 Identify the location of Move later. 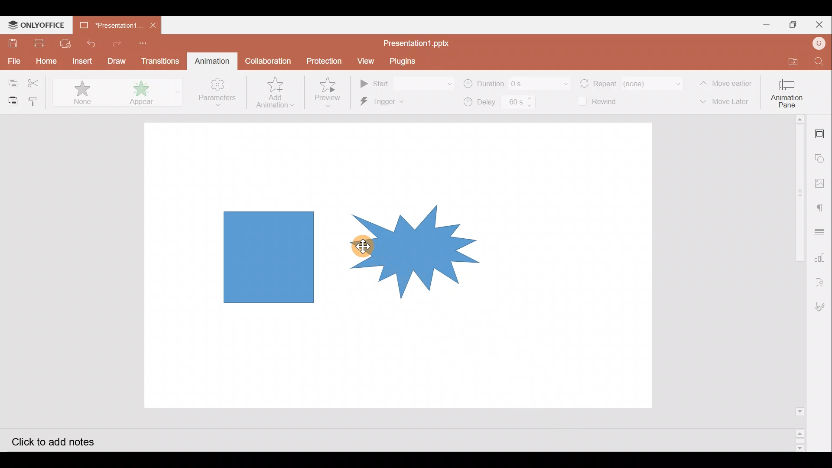
(727, 102).